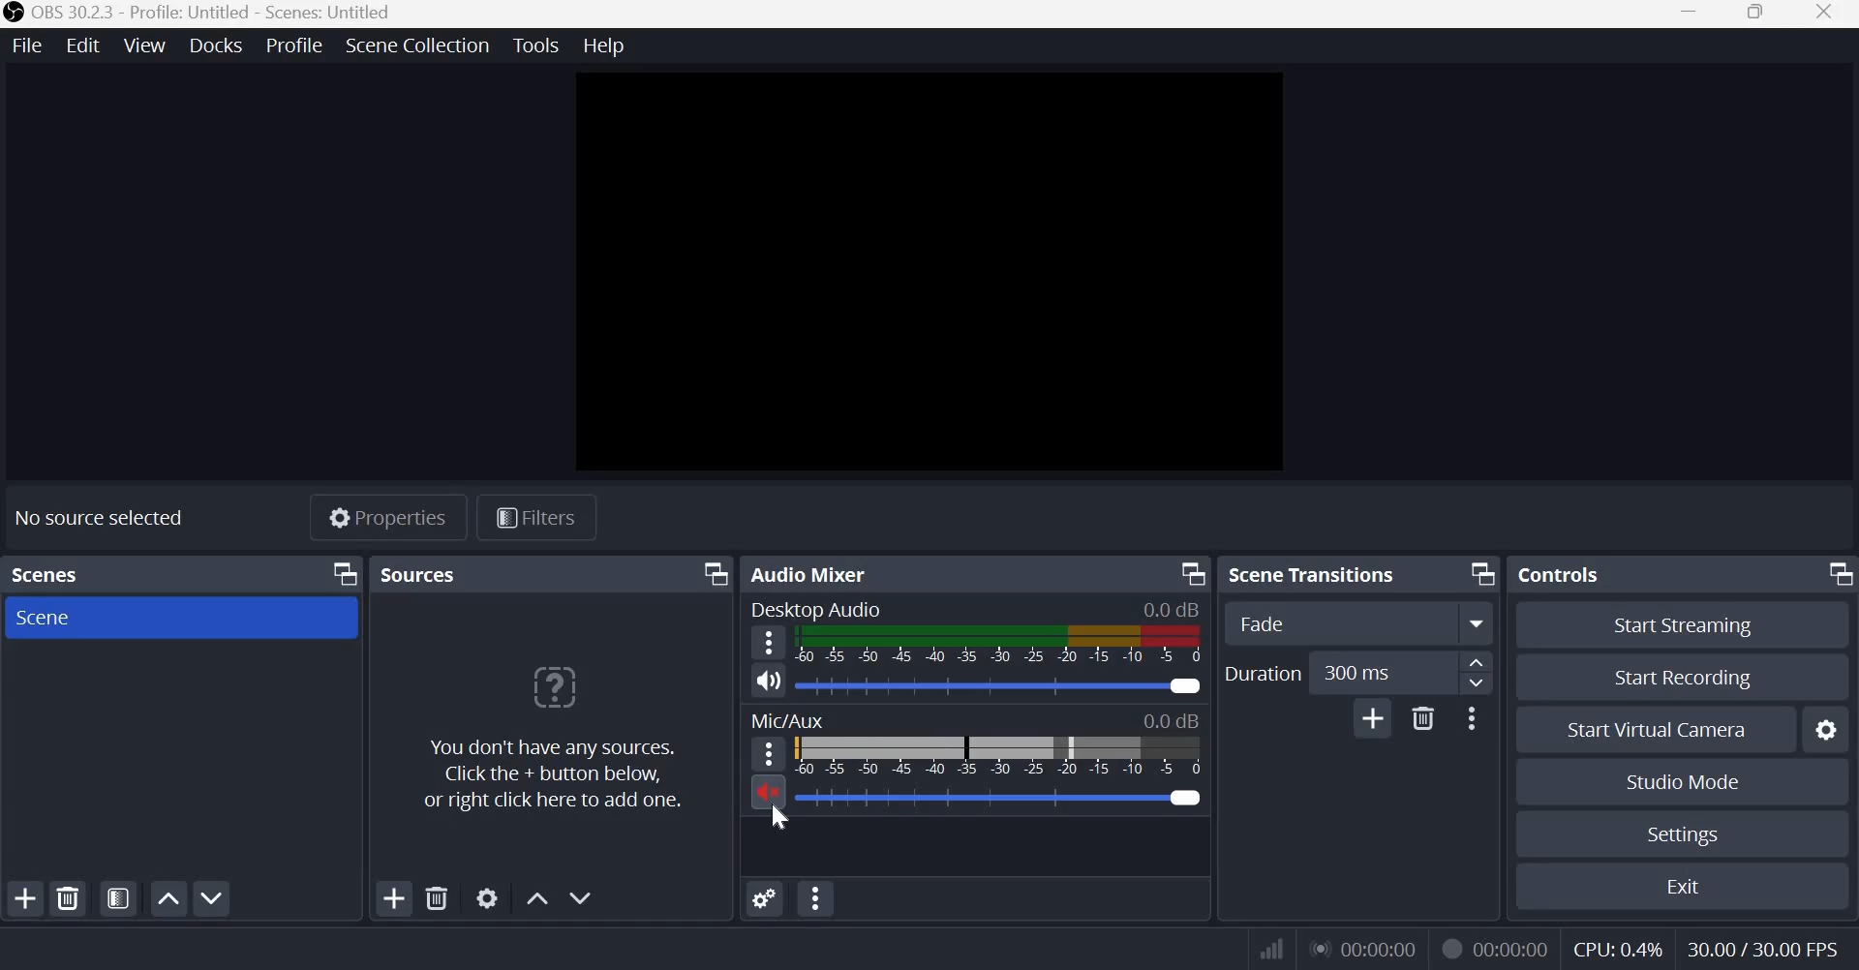 This screenshot has width=1859, height=970. I want to click on Scene, so click(88, 617).